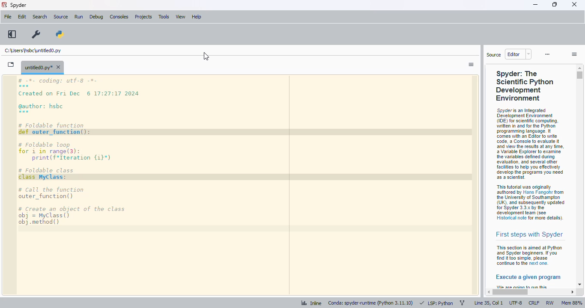  I want to click on line 35, col 1, so click(489, 303).